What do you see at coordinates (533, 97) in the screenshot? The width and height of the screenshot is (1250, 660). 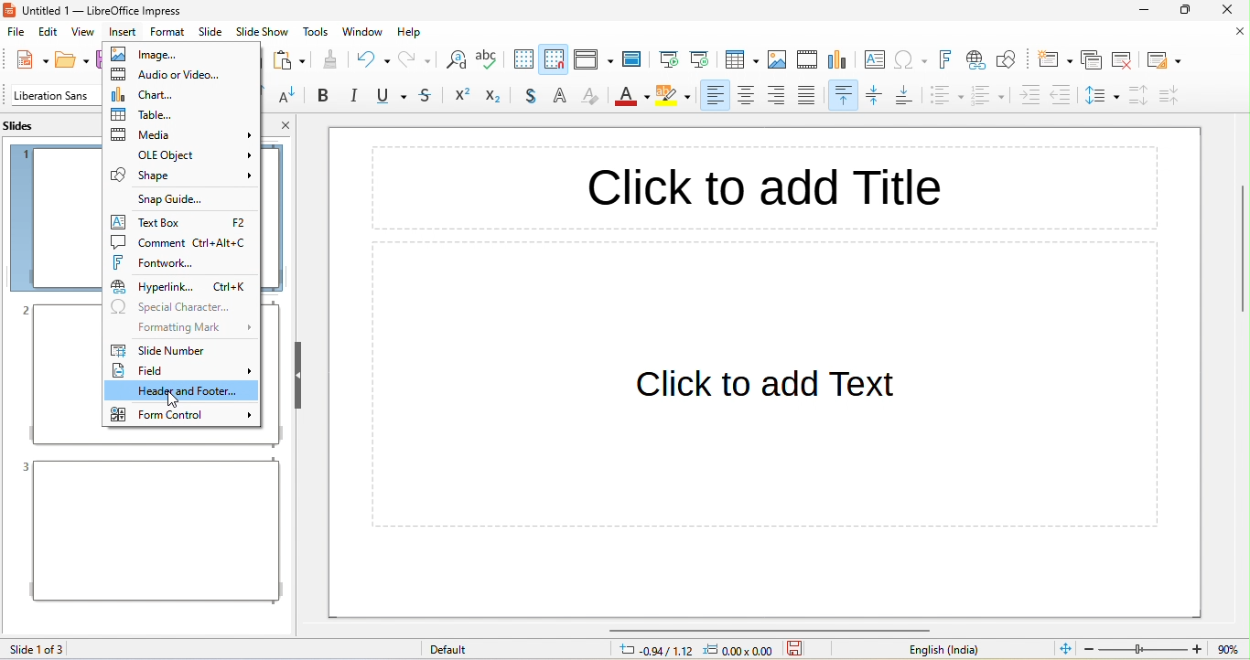 I see `shadow` at bounding box center [533, 97].